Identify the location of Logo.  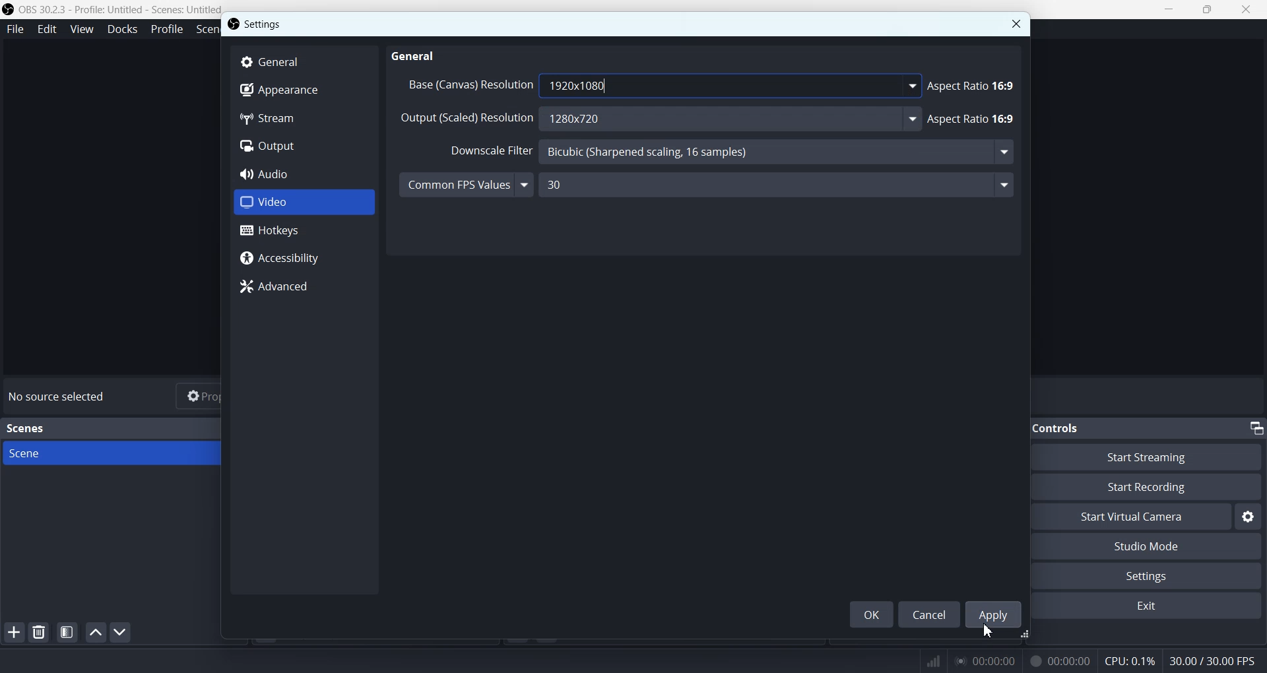
(112, 9).